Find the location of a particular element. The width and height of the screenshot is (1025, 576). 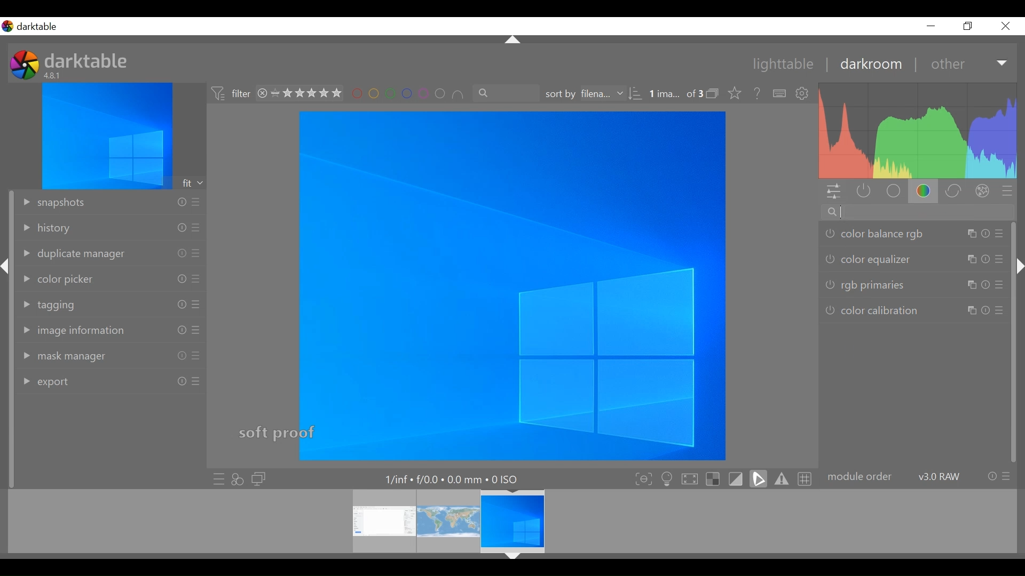

image information is located at coordinates (75, 330).